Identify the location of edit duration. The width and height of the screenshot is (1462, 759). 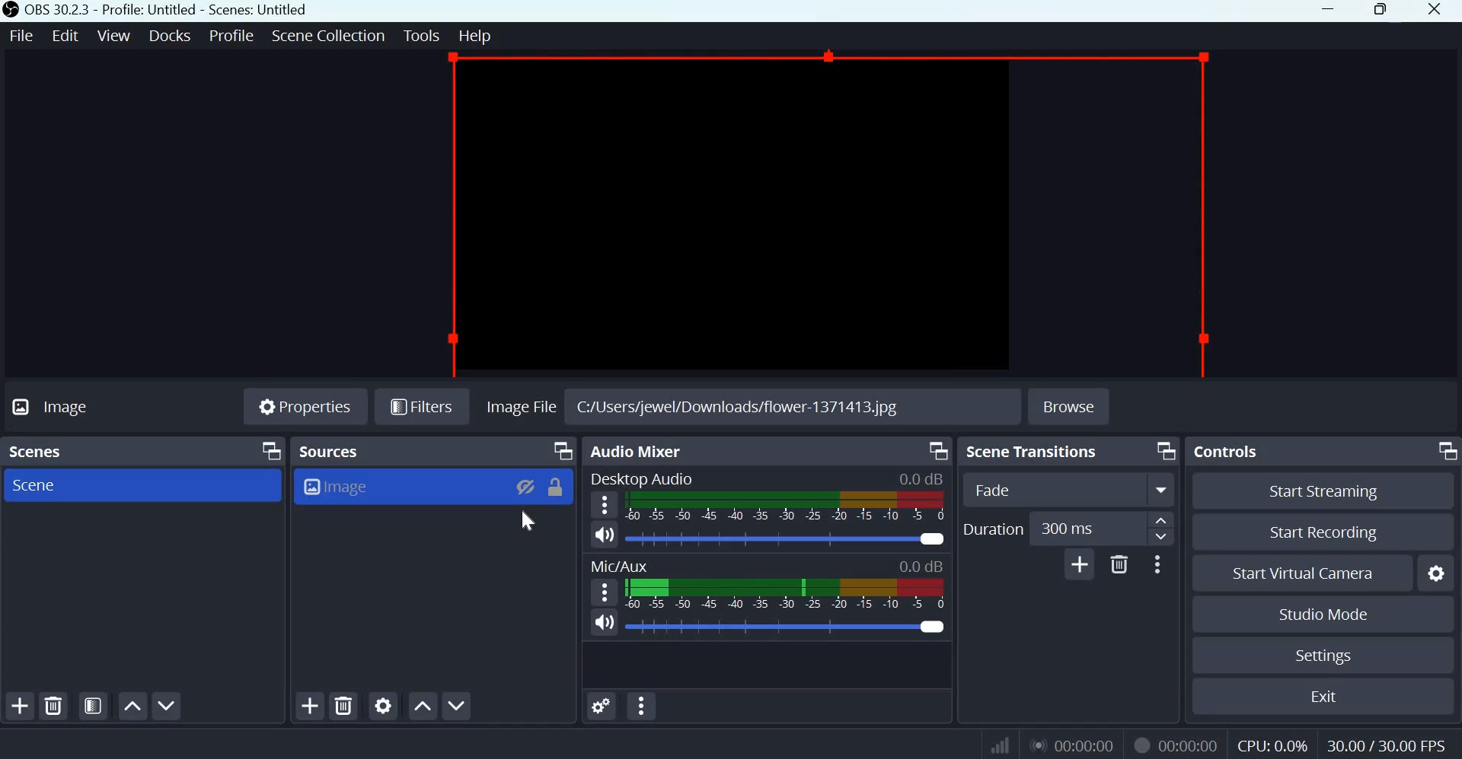
(1081, 529).